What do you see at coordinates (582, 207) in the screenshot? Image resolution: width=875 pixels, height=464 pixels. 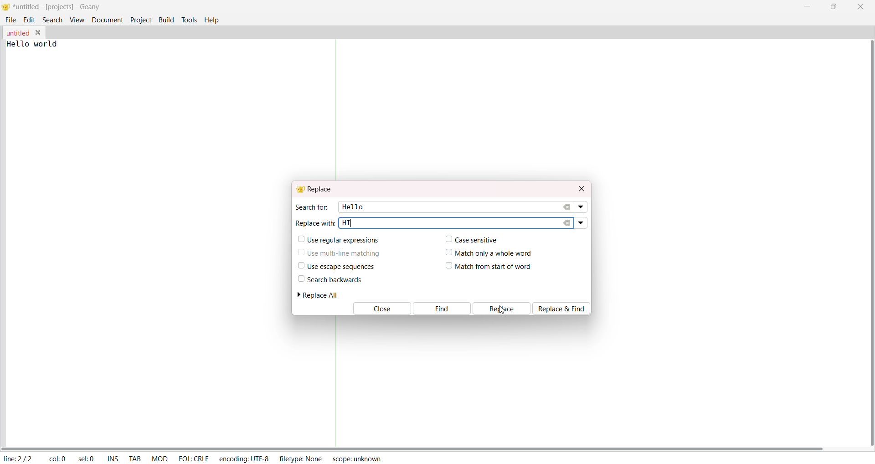 I see `search dropdown` at bounding box center [582, 207].